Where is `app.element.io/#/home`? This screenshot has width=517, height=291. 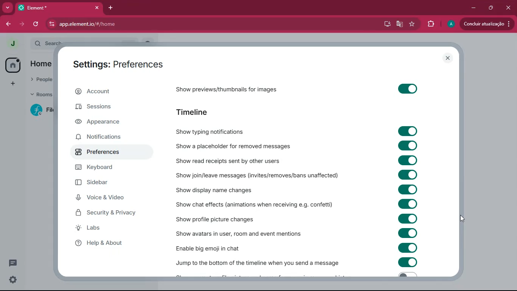
app.element.io/#/home is located at coordinates (187, 25).